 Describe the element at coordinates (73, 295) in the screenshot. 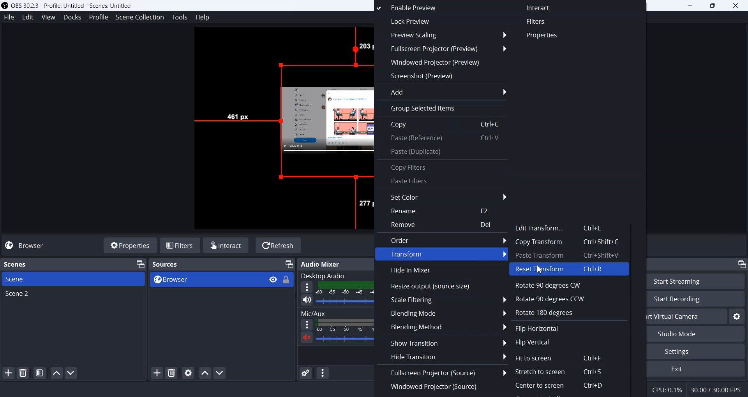

I see `Scene 2` at that location.